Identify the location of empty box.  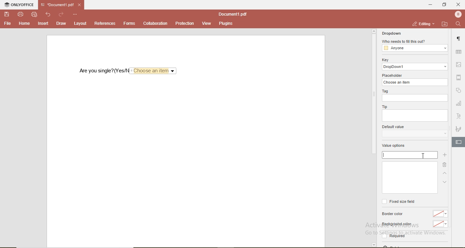
(415, 98).